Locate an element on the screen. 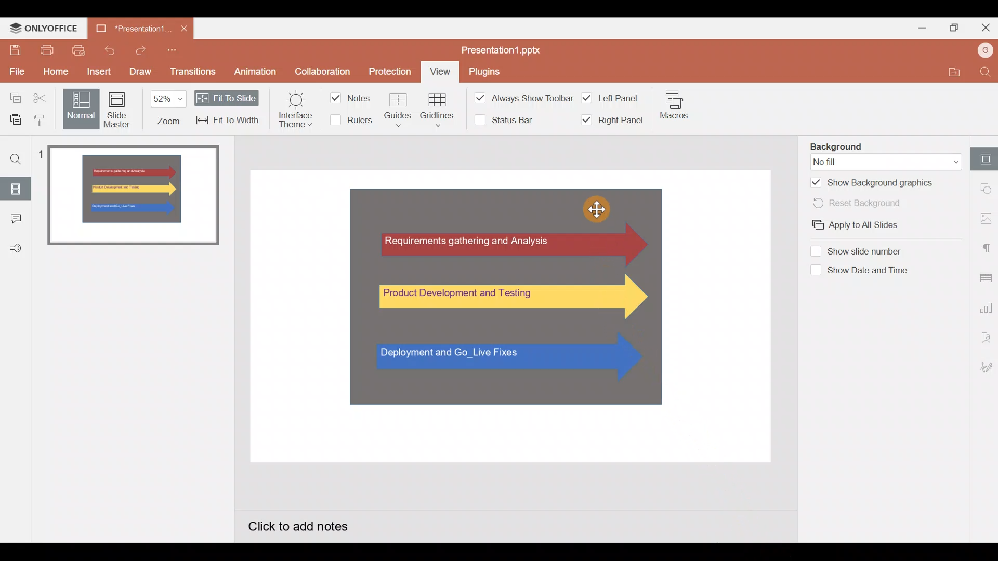 This screenshot has height=561, width=998. Home is located at coordinates (51, 72).